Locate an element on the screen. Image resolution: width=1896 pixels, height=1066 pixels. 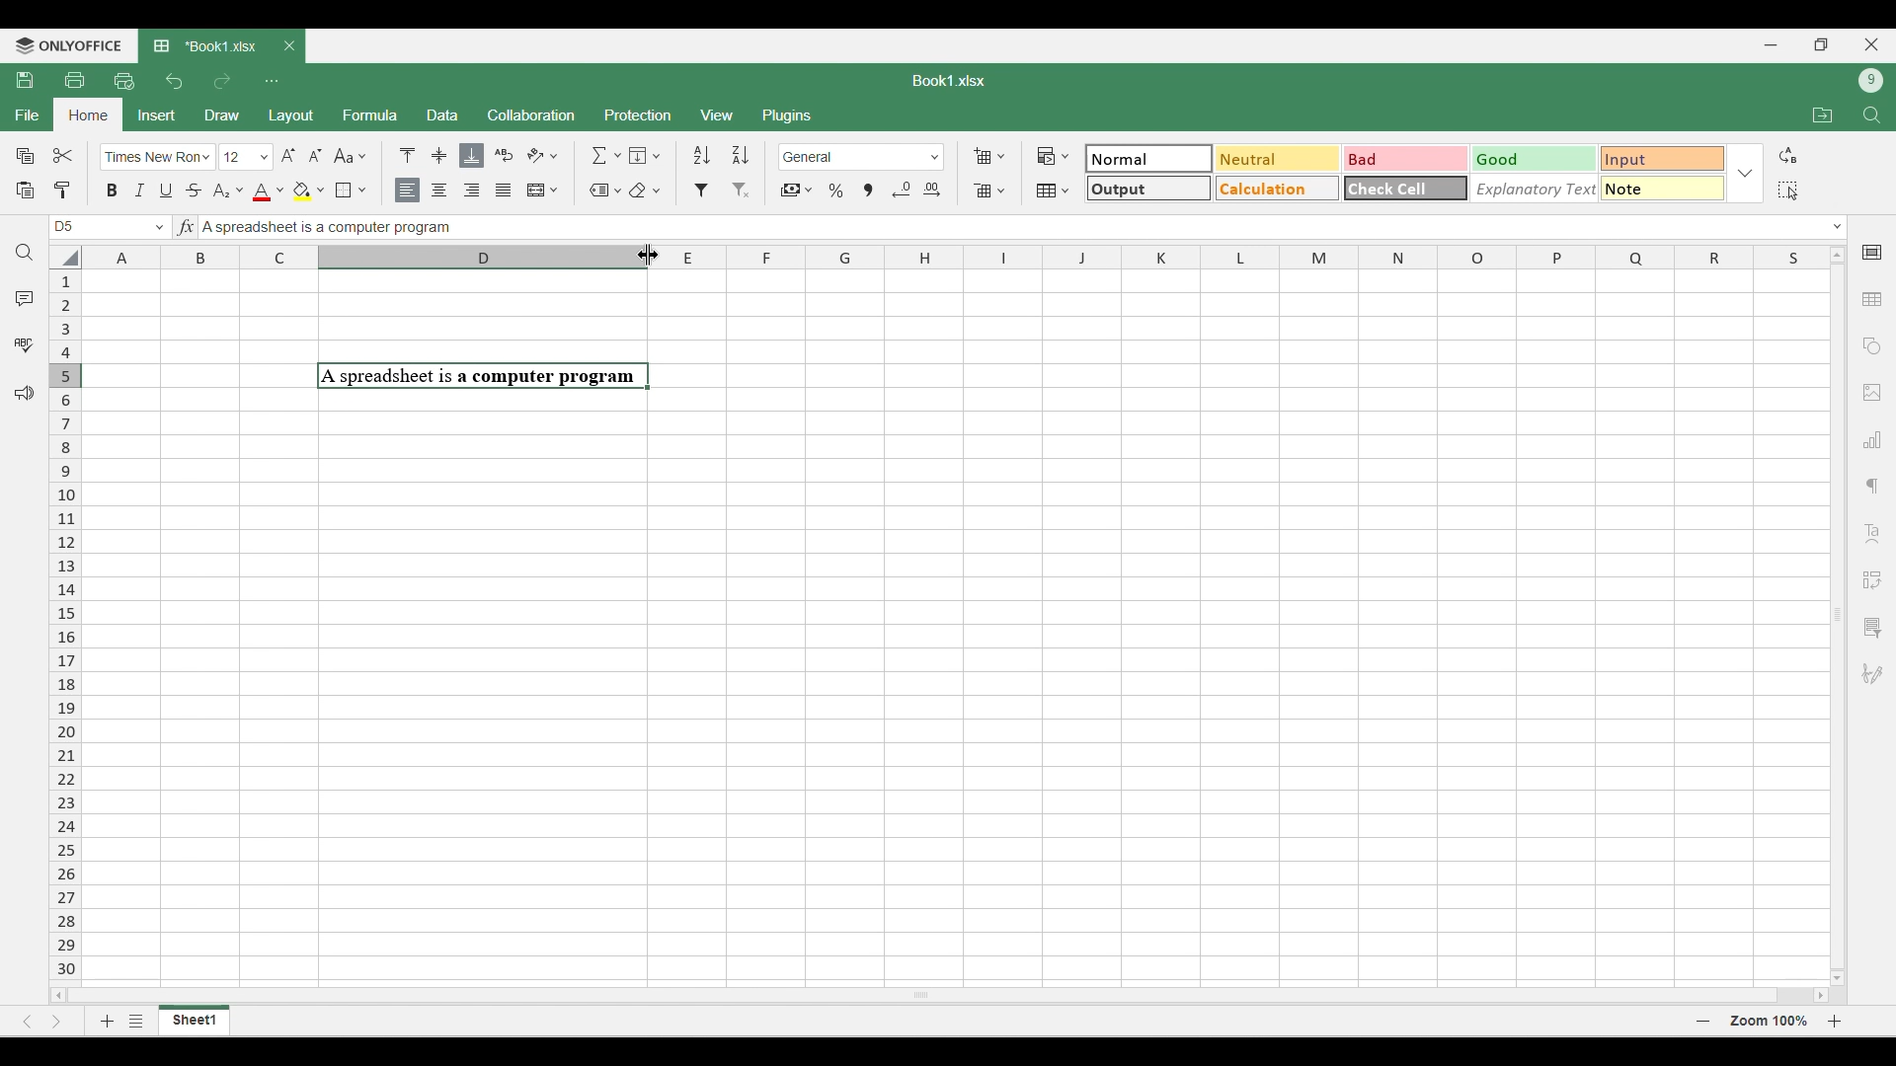
Horizontal slide bar is located at coordinates (940, 992).